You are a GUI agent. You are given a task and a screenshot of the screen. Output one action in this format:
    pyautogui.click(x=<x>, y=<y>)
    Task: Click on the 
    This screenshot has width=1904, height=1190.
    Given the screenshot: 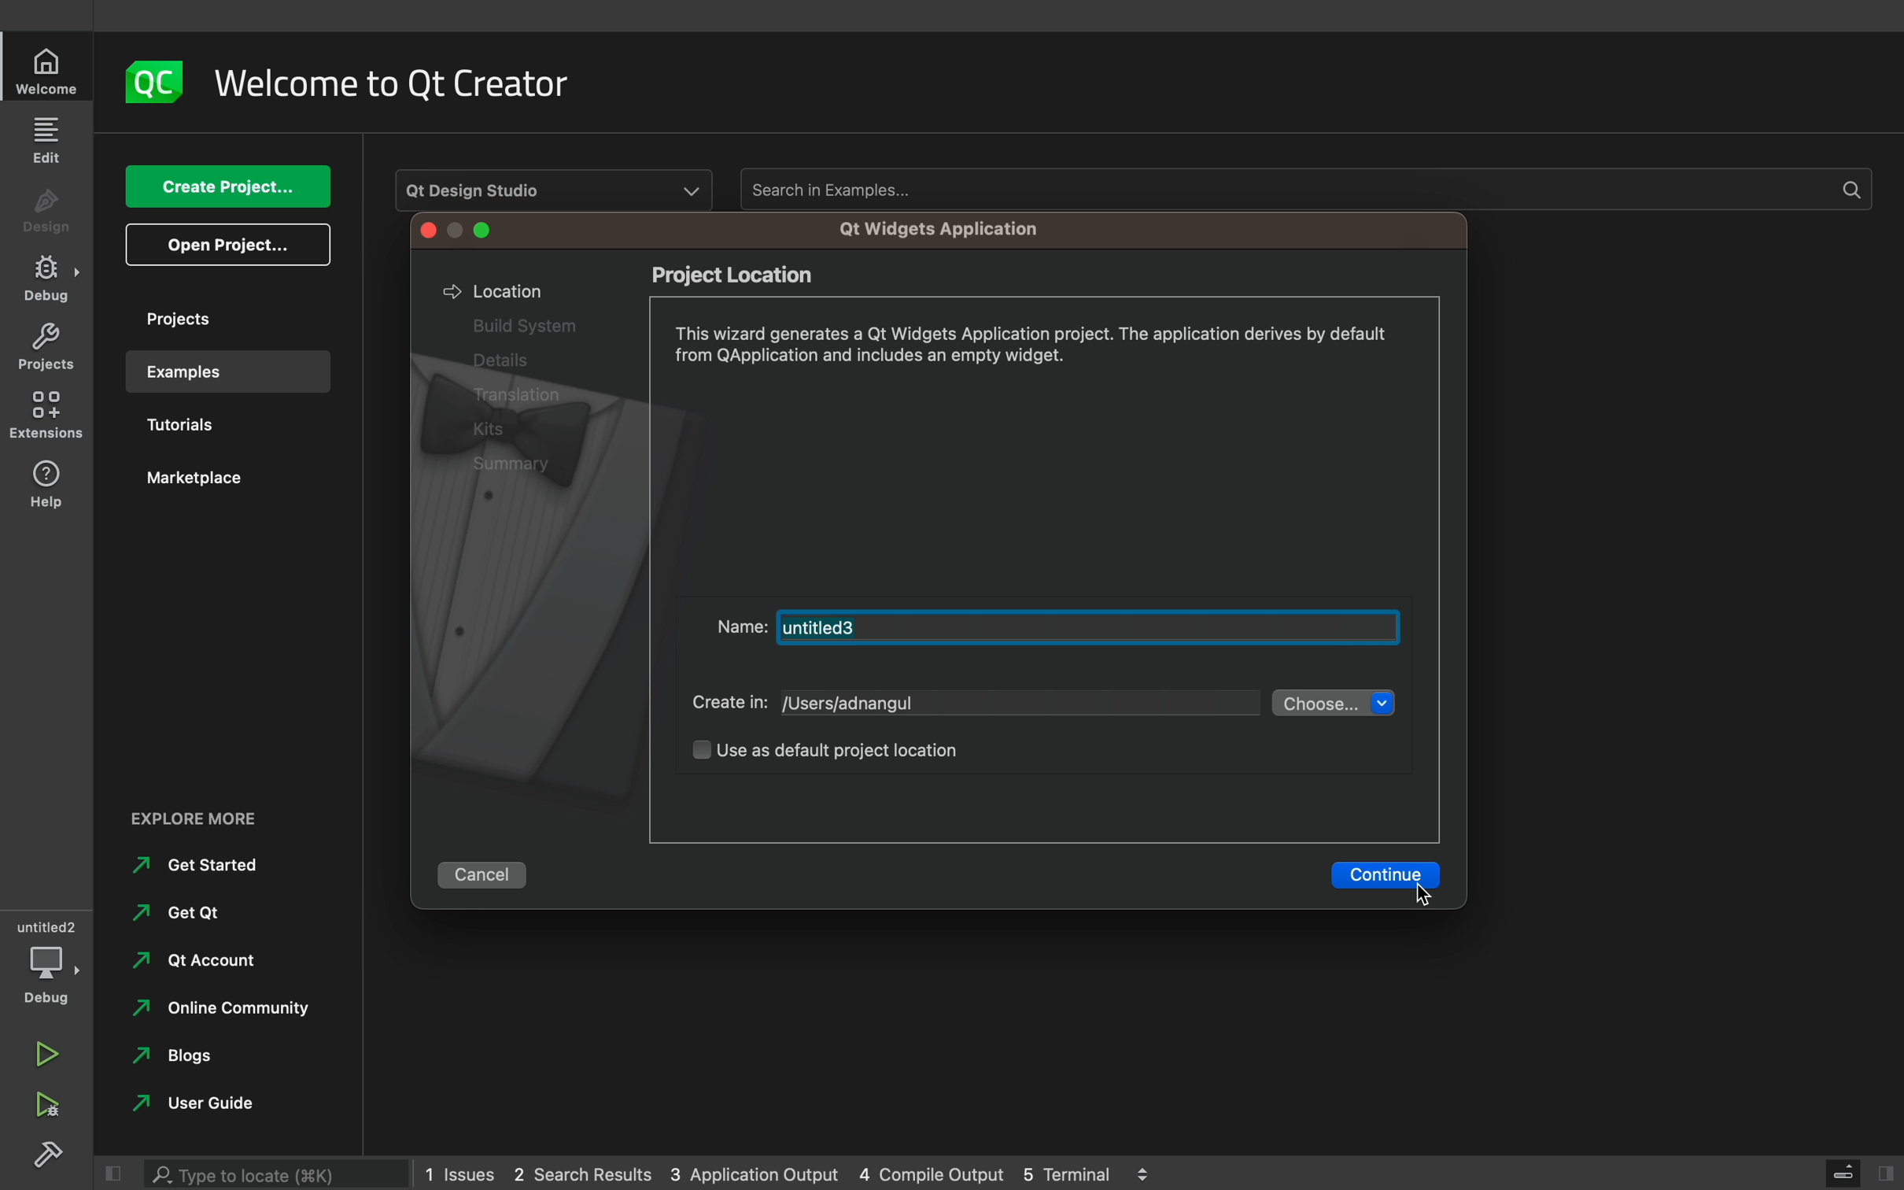 What is the action you would take?
    pyautogui.click(x=175, y=913)
    